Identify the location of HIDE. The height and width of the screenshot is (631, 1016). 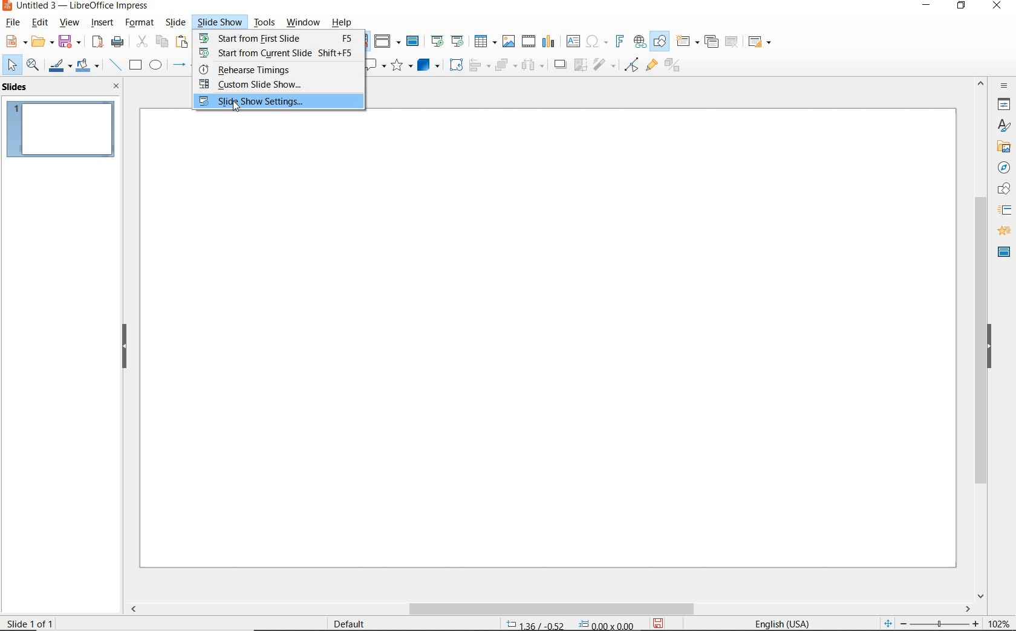
(991, 346).